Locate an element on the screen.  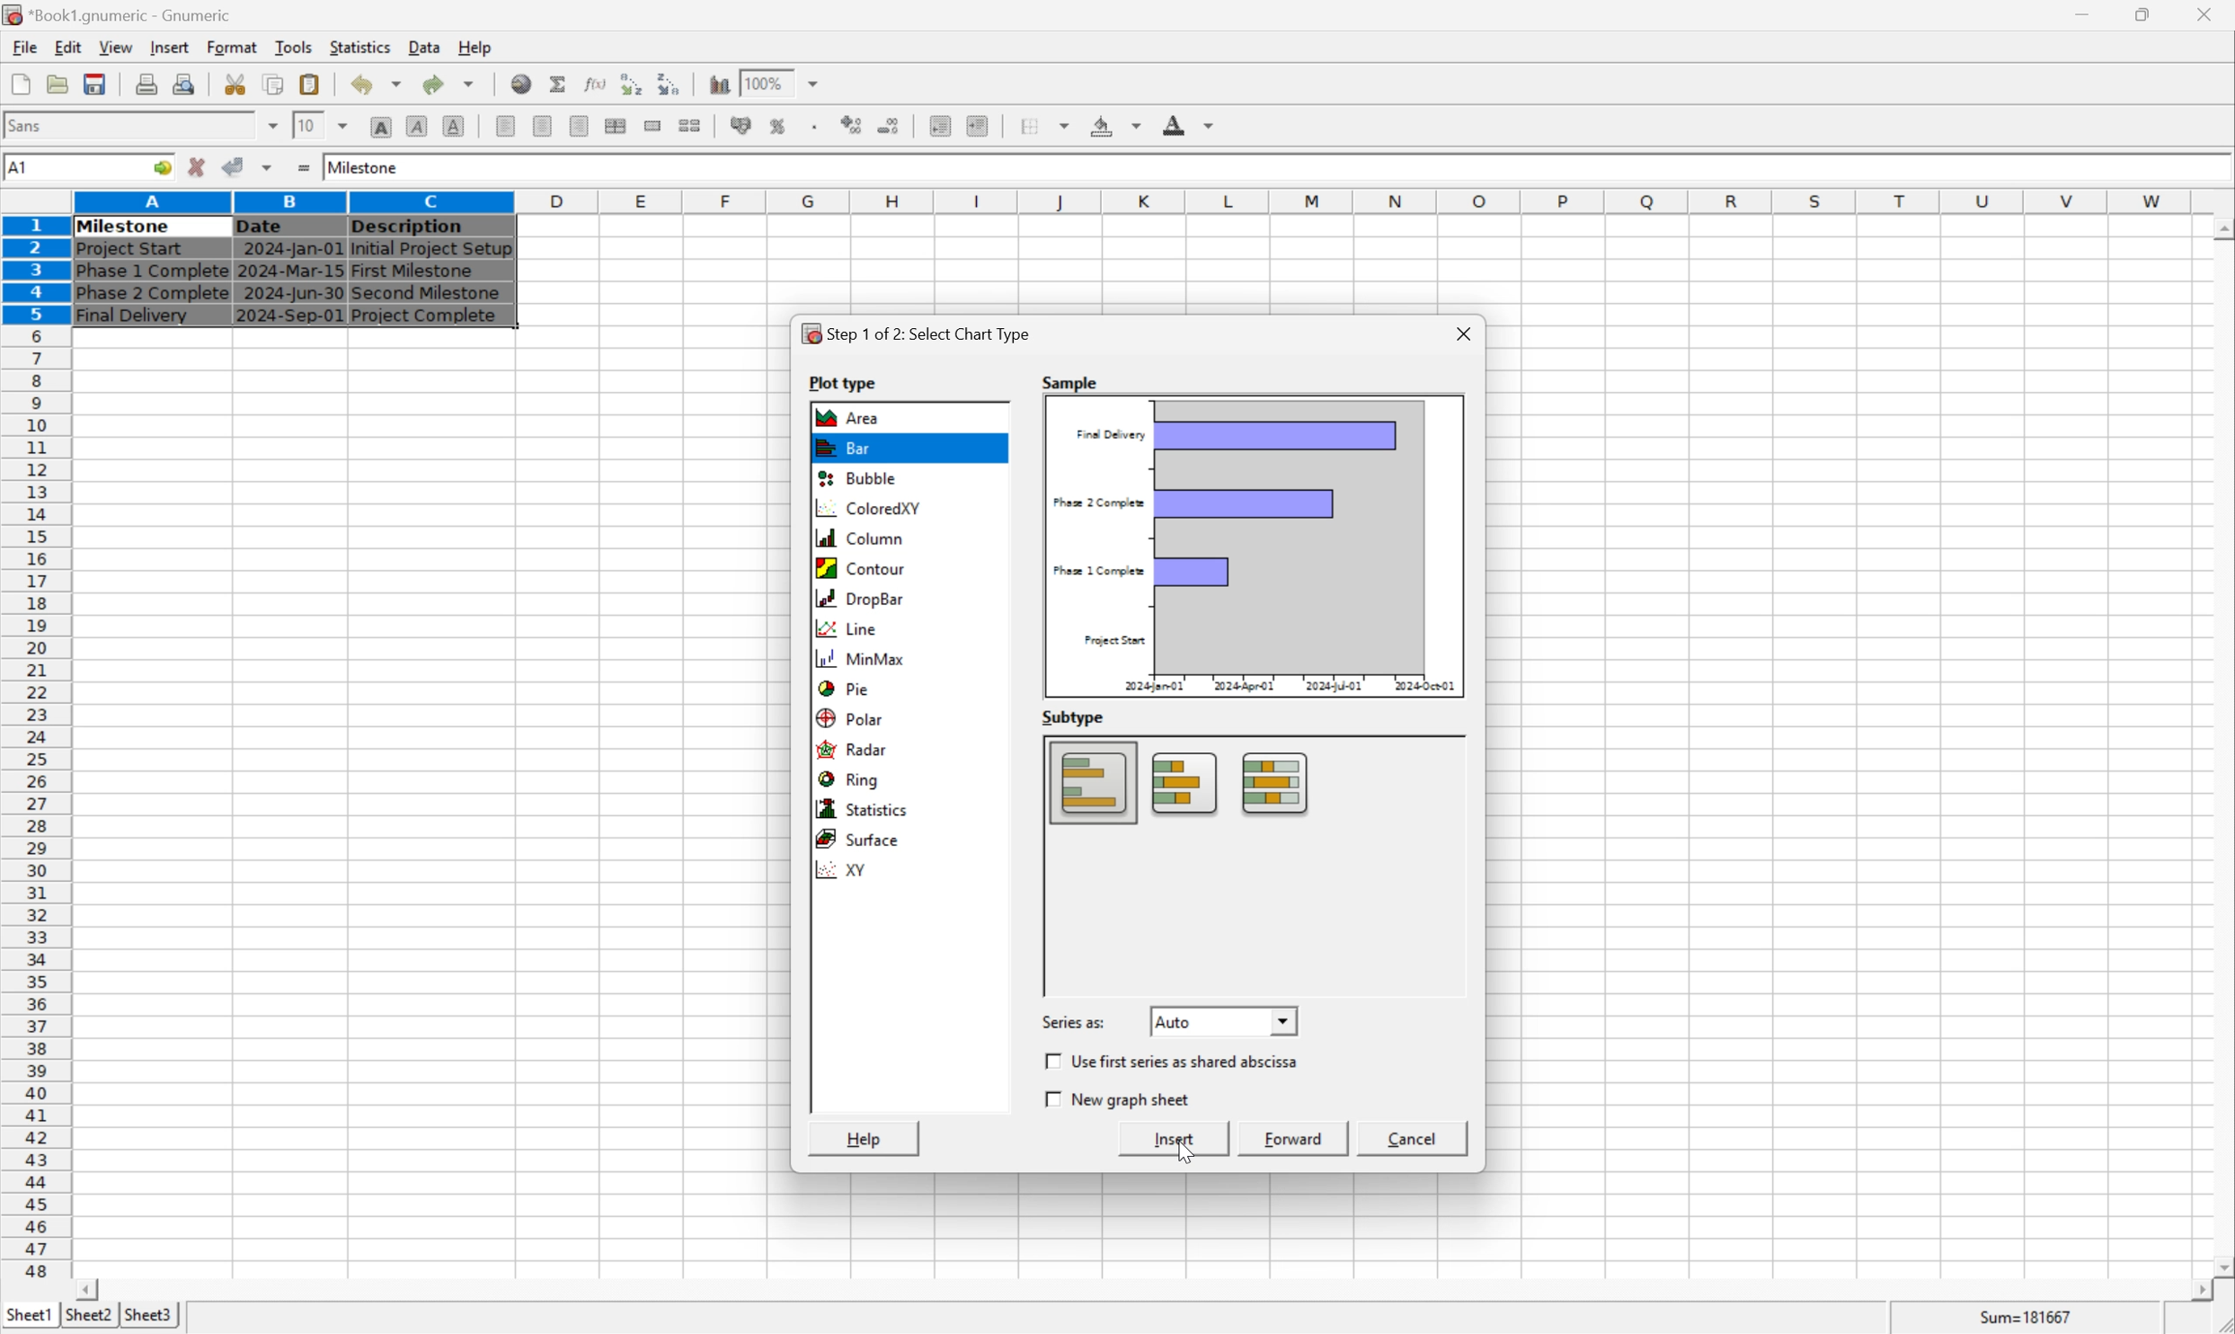
auto is located at coordinates (1225, 1019).